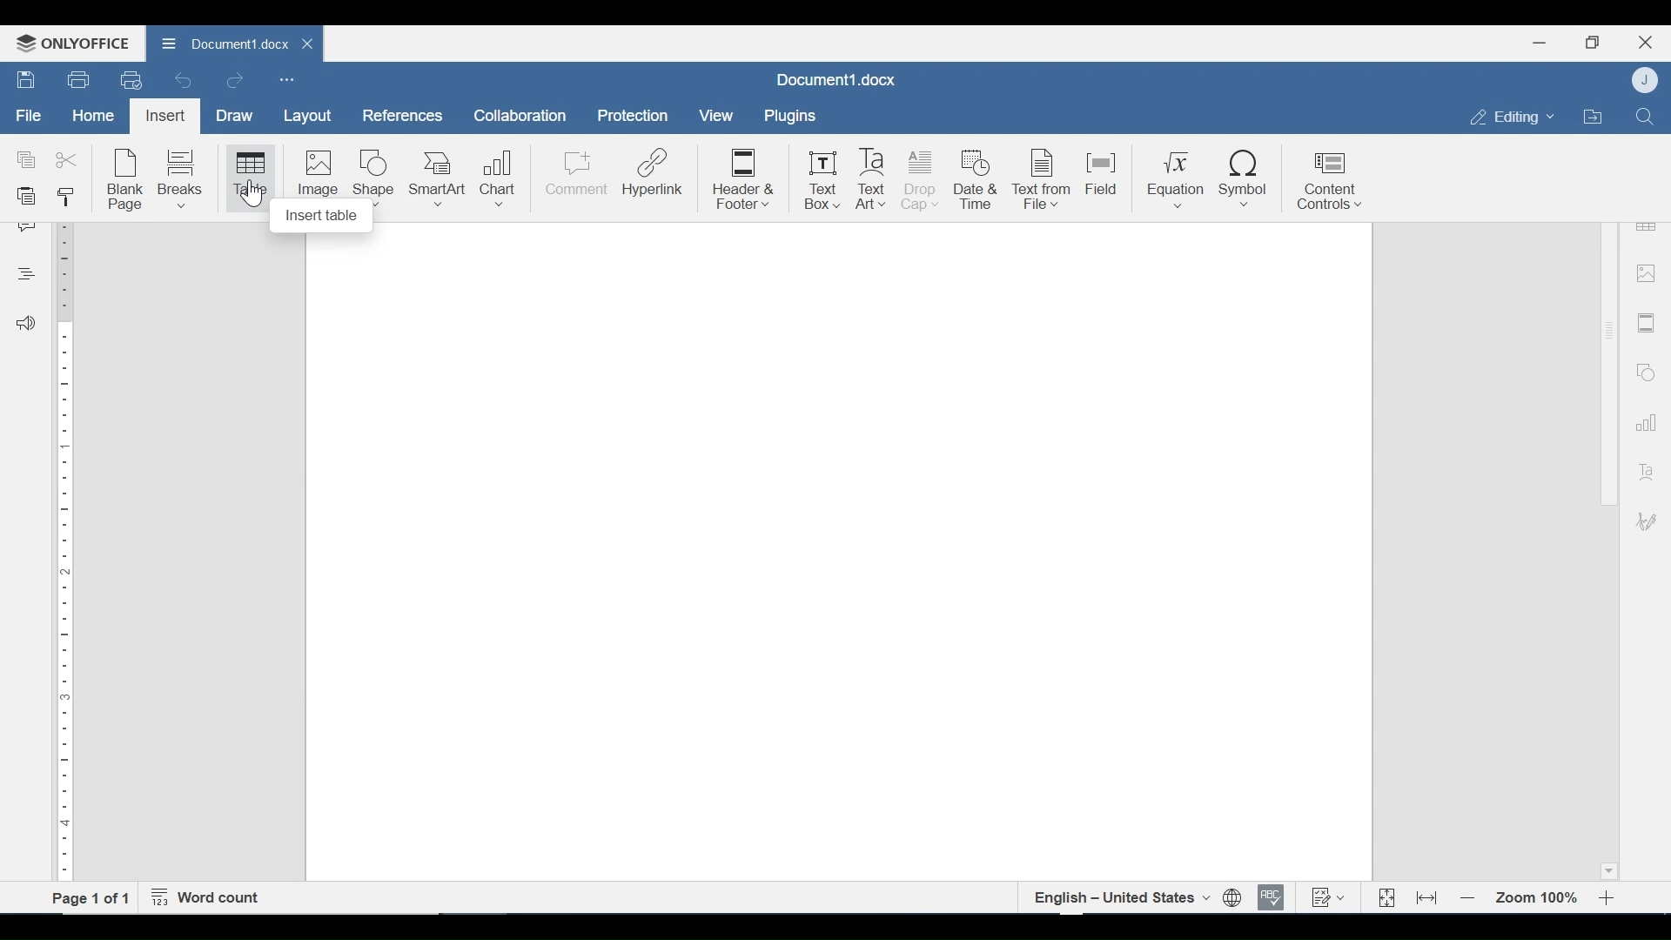 This screenshot has width=1671, height=940. What do you see at coordinates (1607, 869) in the screenshot?
I see `Scroll down` at bounding box center [1607, 869].